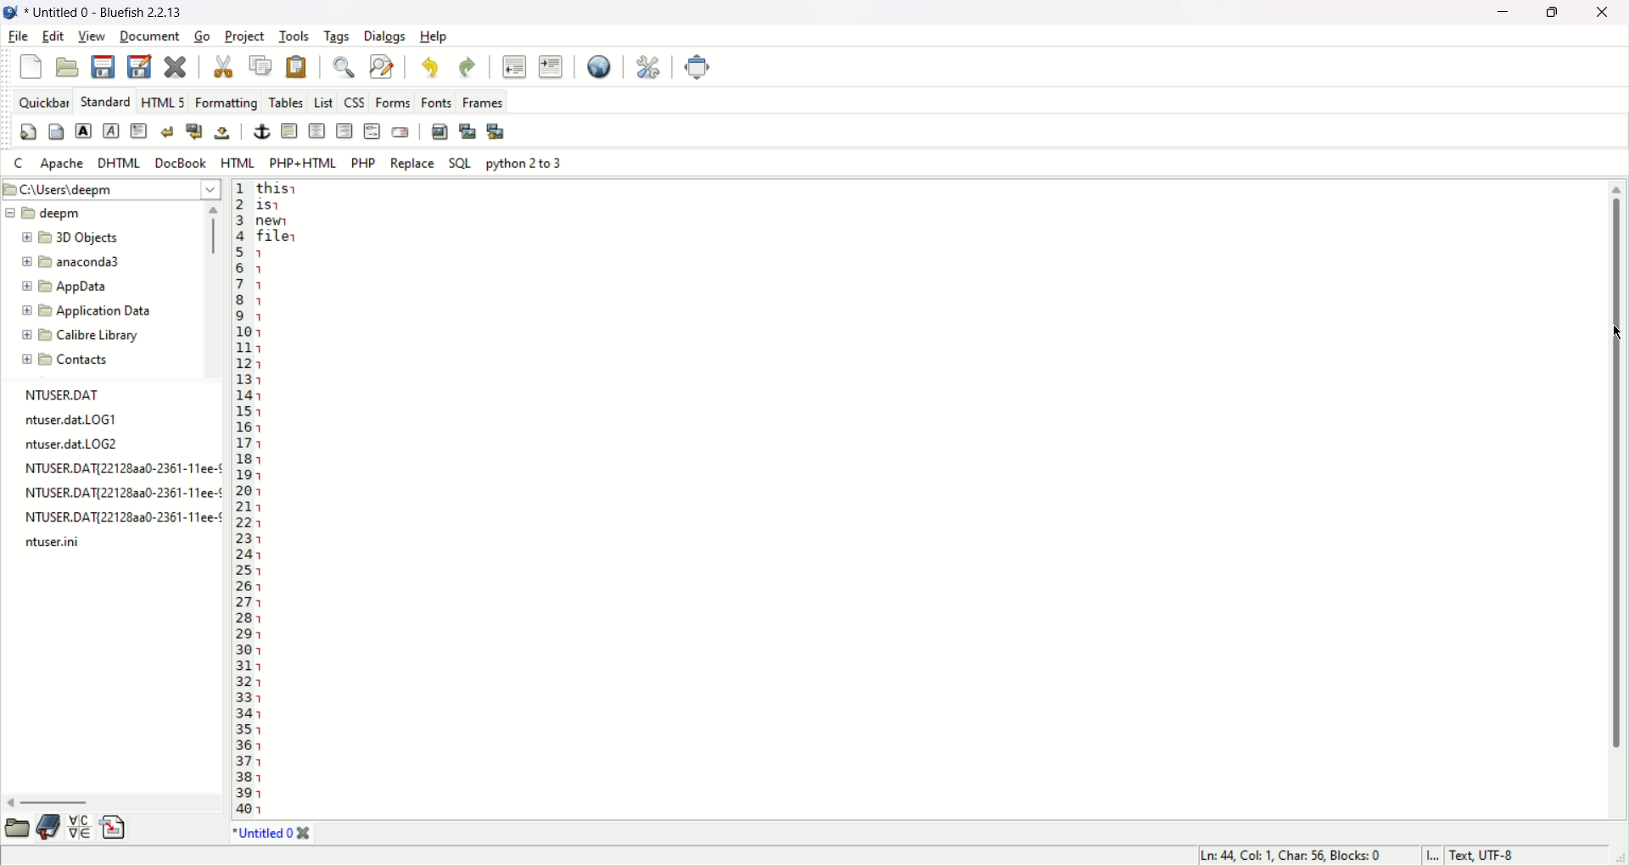  Describe the element at coordinates (318, 131) in the screenshot. I see `center` at that location.